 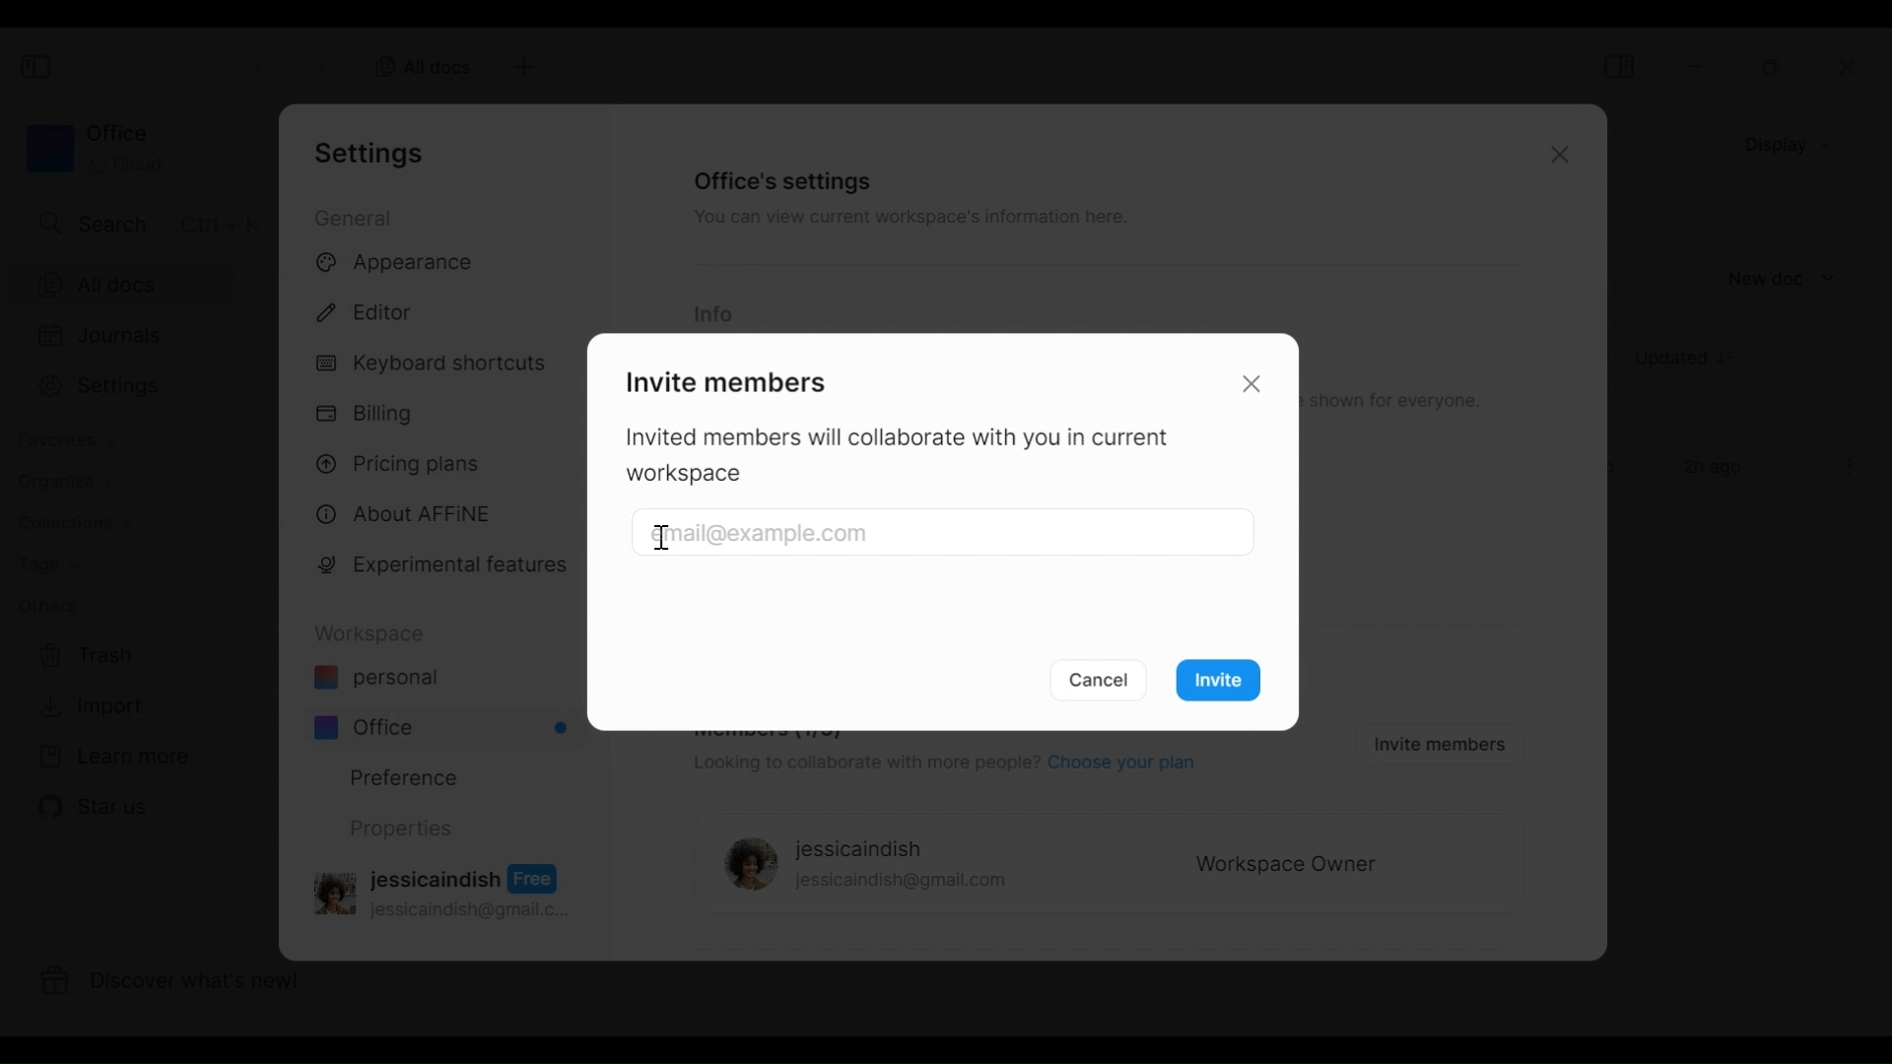 I want to click on collections, so click(x=74, y=524).